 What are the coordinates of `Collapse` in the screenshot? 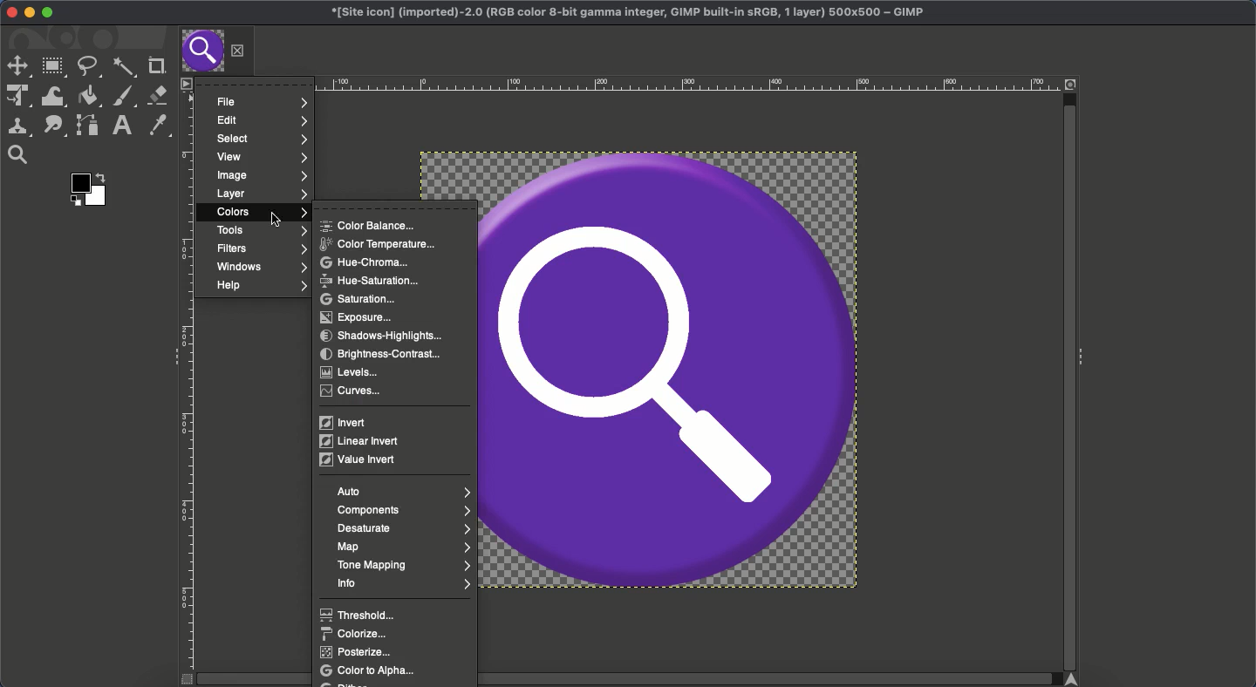 It's located at (1086, 358).